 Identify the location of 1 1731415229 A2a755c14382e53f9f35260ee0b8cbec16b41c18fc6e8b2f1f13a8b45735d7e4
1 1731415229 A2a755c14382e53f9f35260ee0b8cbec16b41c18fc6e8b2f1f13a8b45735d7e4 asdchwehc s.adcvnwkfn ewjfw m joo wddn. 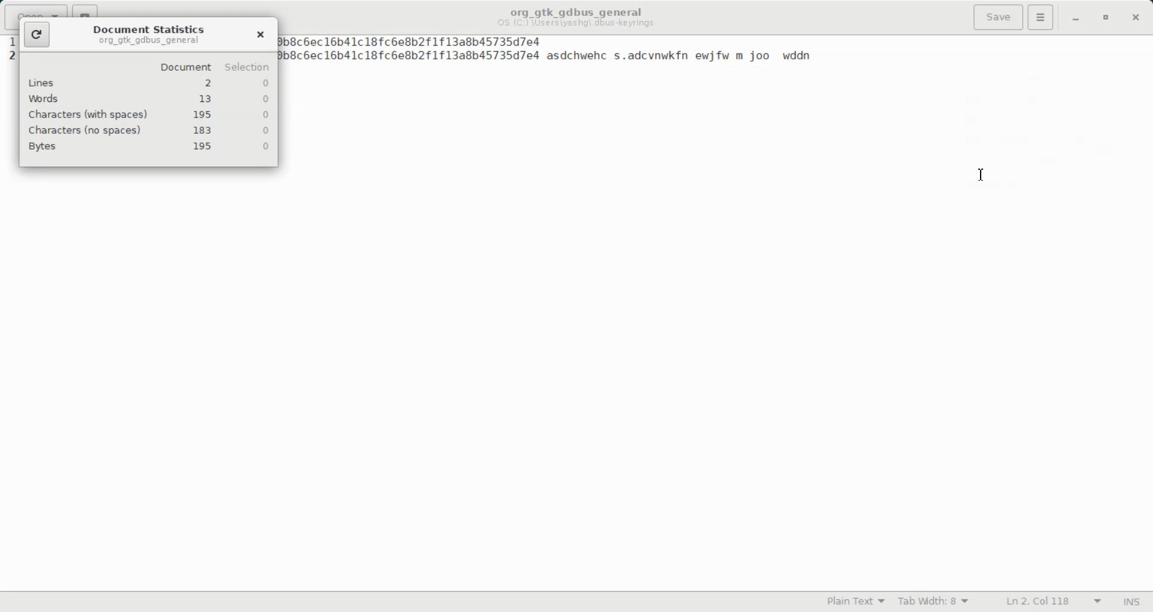
(548, 51).